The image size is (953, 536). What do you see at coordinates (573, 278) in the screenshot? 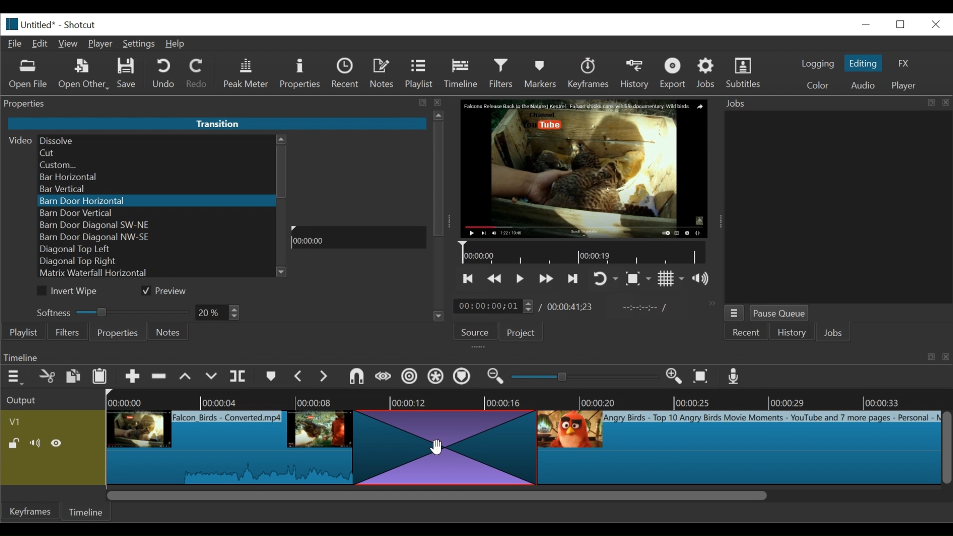
I see `Skip to the next point` at bounding box center [573, 278].